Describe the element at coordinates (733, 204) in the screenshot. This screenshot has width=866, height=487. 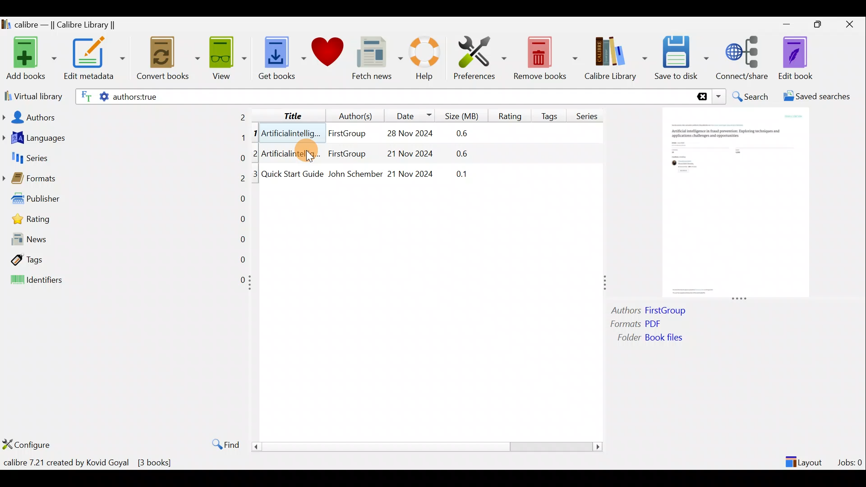
I see `Preview` at that location.